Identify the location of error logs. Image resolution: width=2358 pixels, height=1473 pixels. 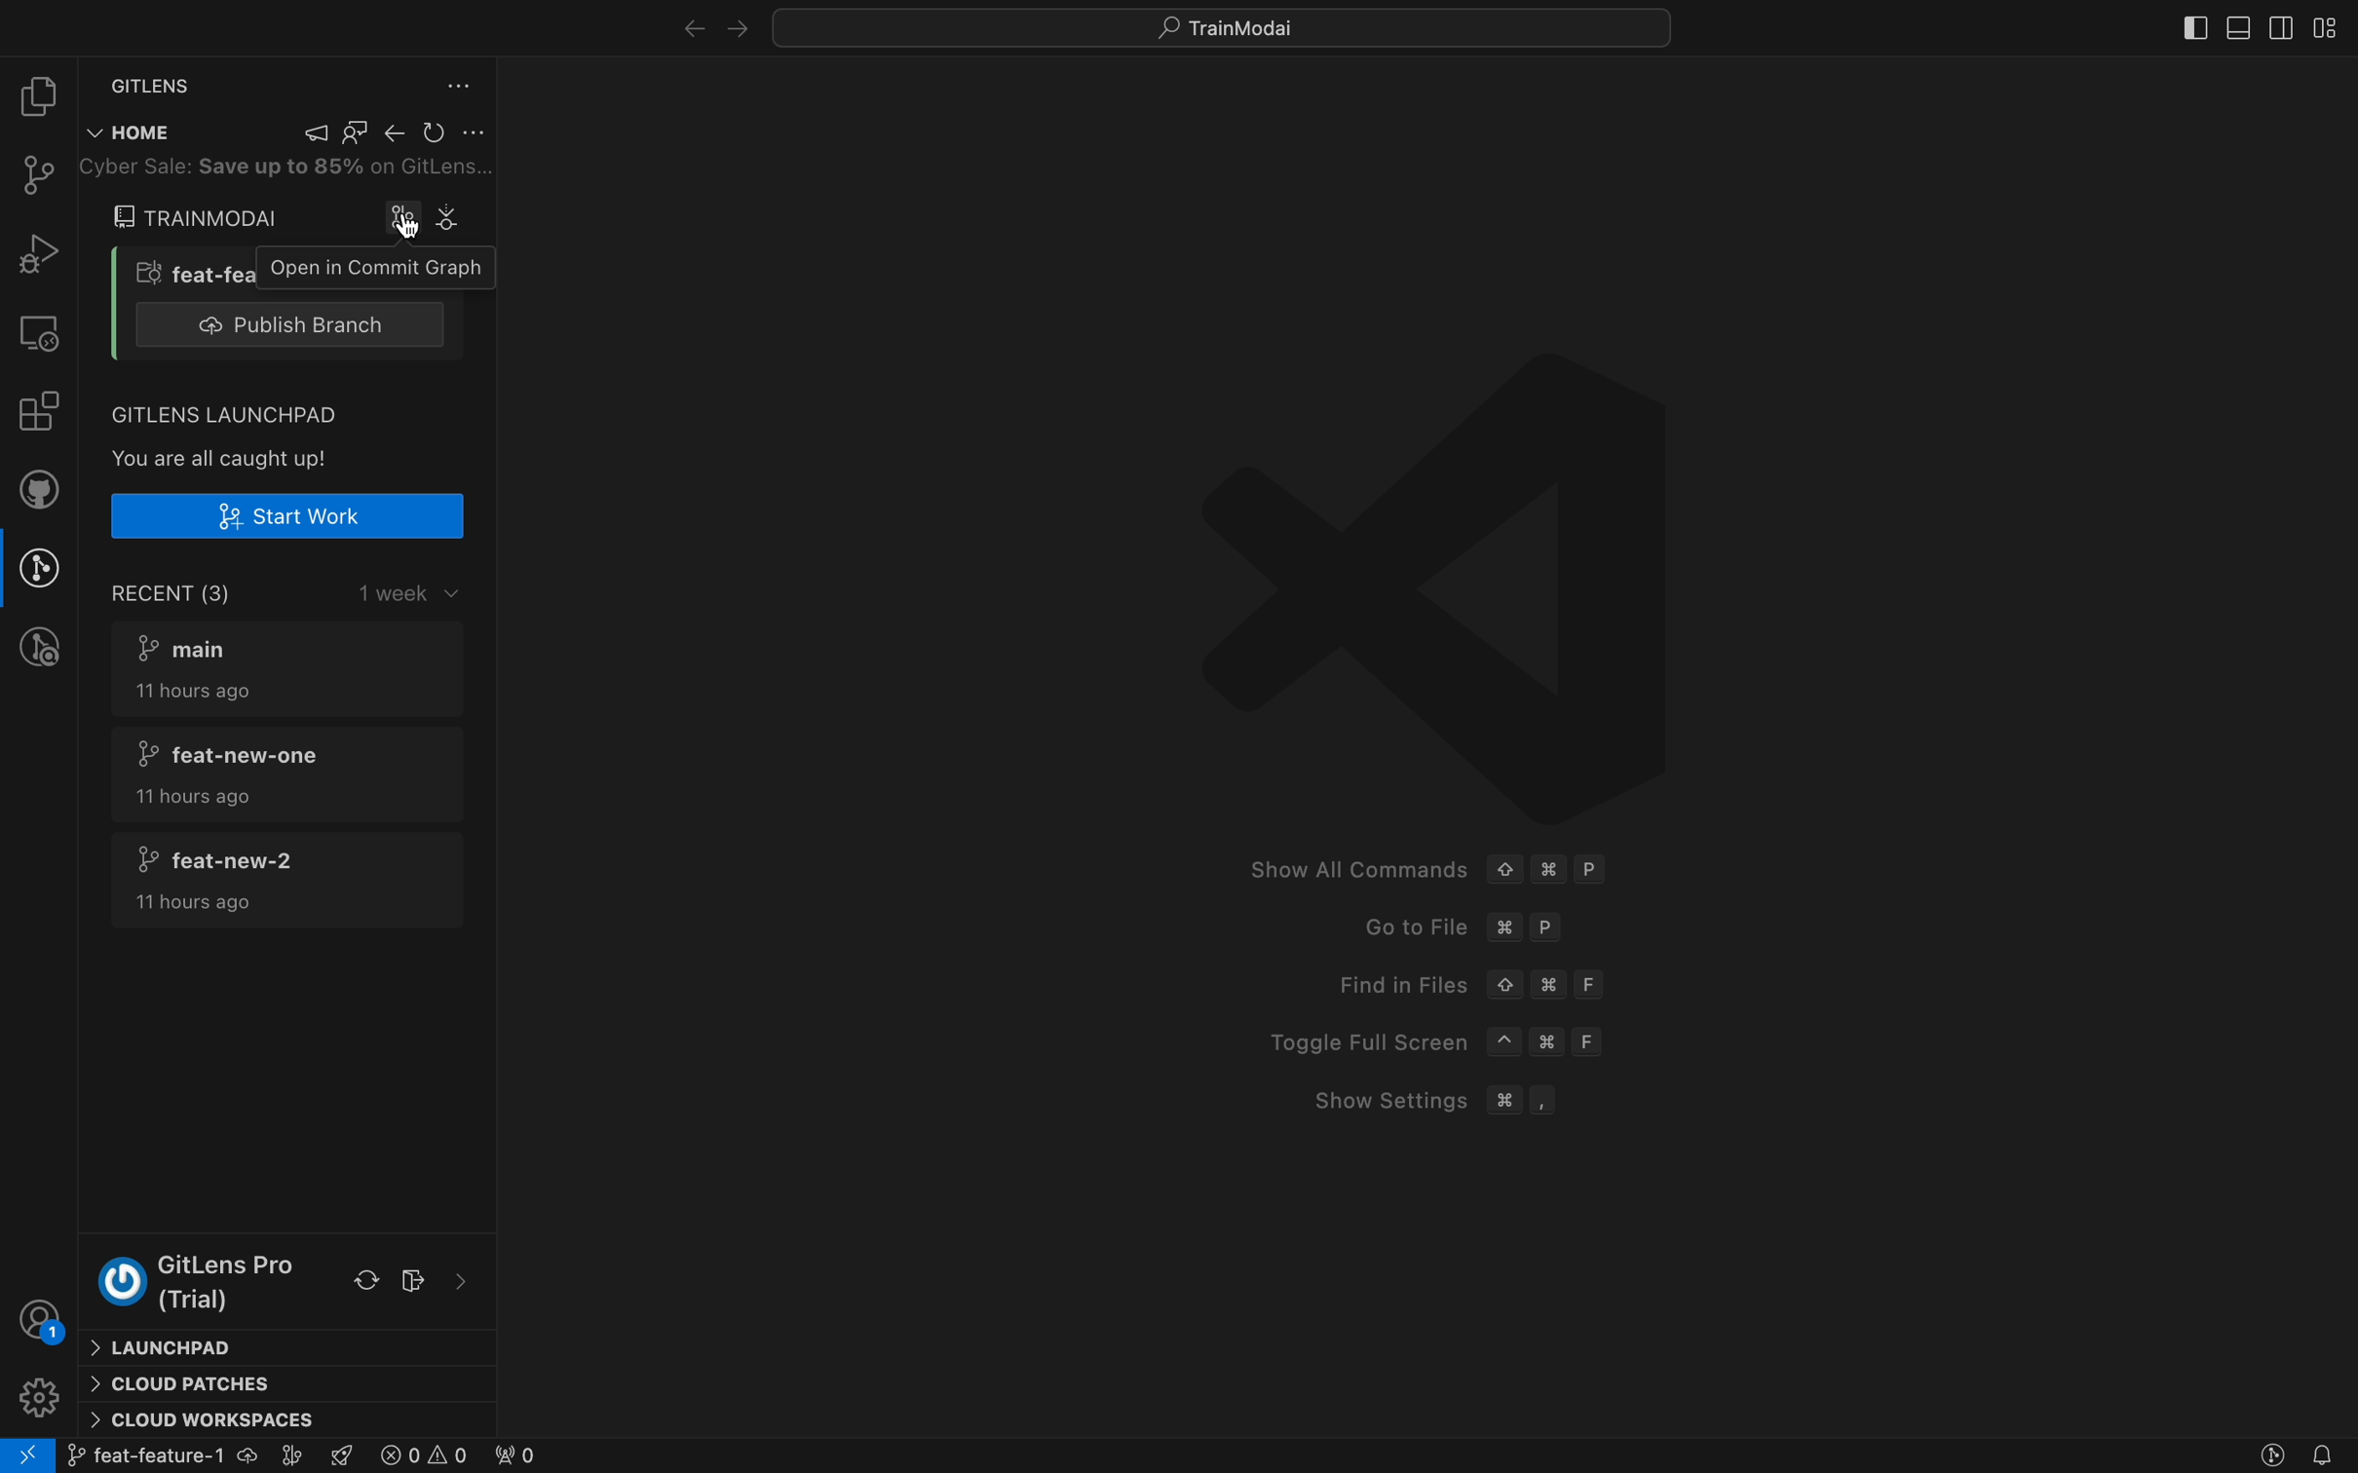
(457, 1456).